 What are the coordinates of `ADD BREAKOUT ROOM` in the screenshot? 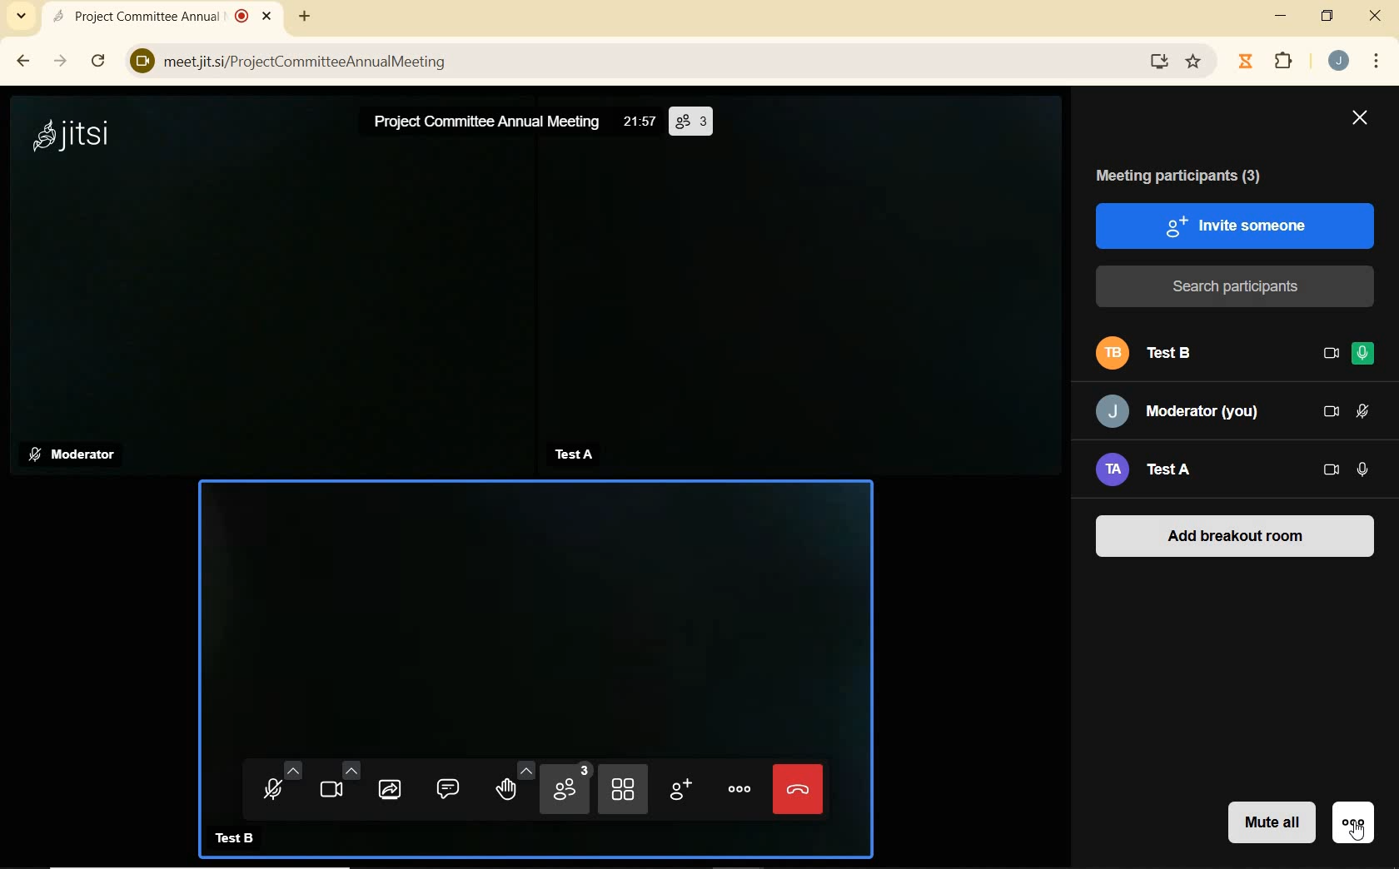 It's located at (1237, 534).